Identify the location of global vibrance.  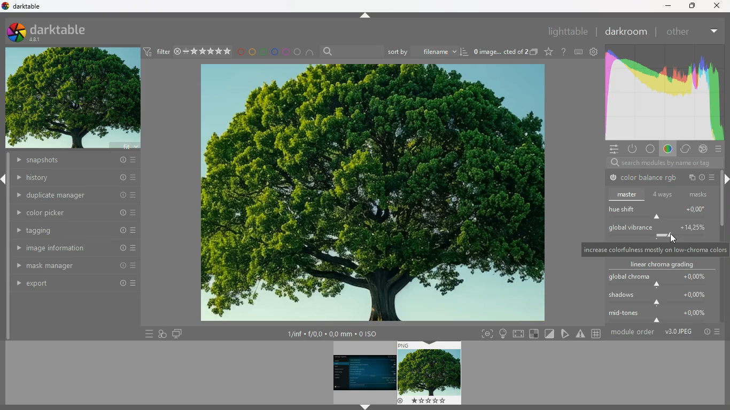
(659, 231).